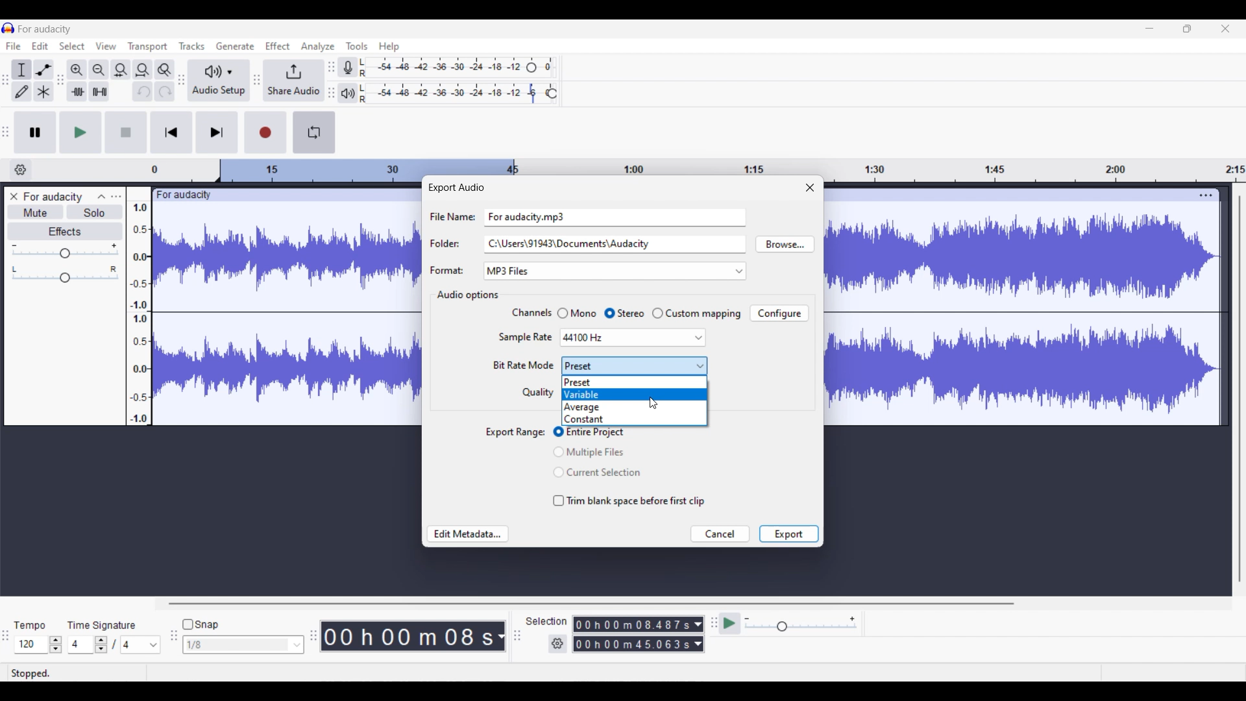 The width and height of the screenshot is (1246, 701). What do you see at coordinates (633, 394) in the screenshot?
I see `Variable, current selection highlighted by cursor` at bounding box center [633, 394].